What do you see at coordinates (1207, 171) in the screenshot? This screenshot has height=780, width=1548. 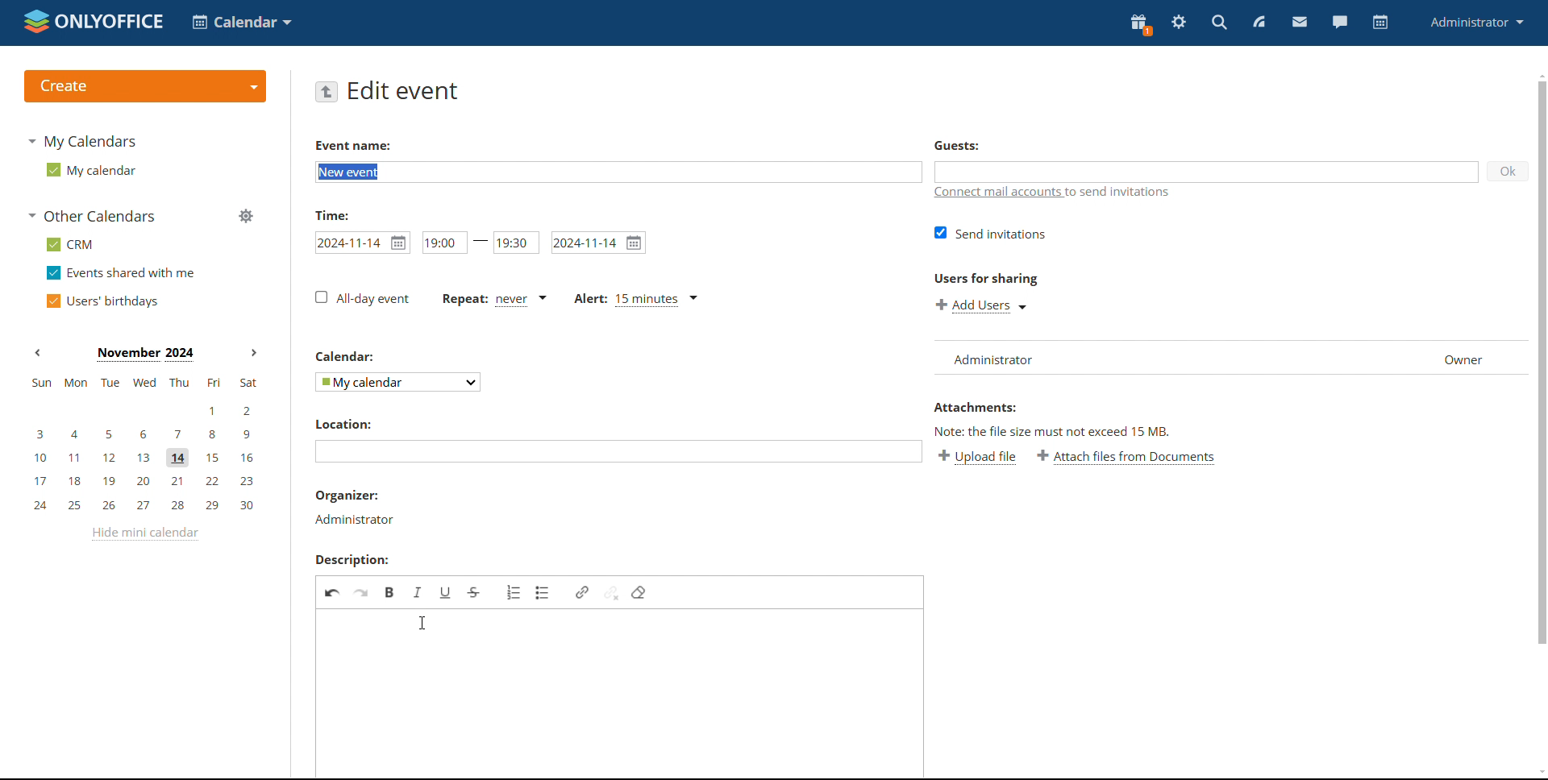 I see `add guests` at bounding box center [1207, 171].